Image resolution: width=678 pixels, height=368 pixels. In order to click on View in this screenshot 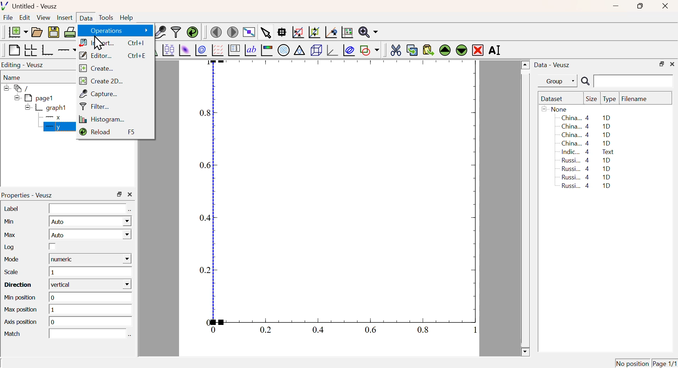, I will do `click(43, 18)`.